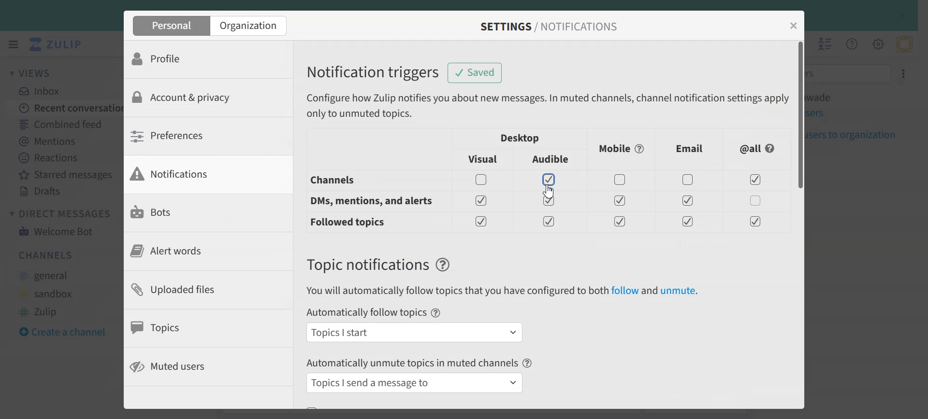 The image size is (928, 419). Describe the element at coordinates (367, 265) in the screenshot. I see `Text` at that location.